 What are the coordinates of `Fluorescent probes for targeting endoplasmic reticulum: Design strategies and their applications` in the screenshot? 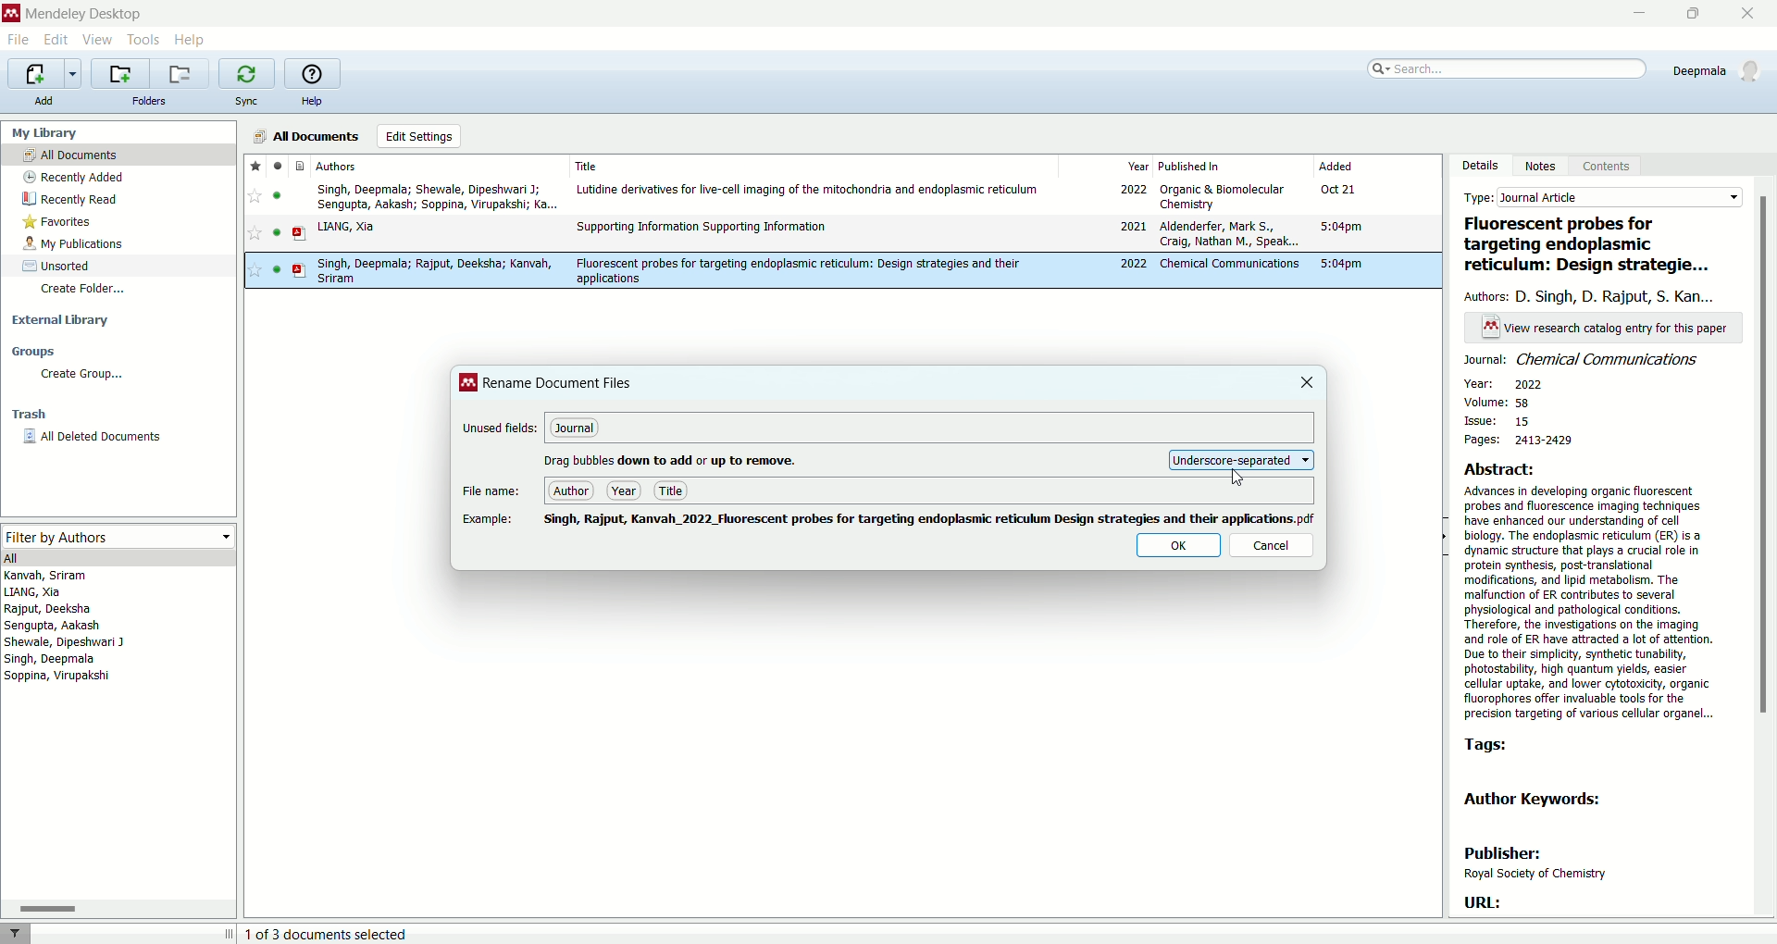 It's located at (800, 270).